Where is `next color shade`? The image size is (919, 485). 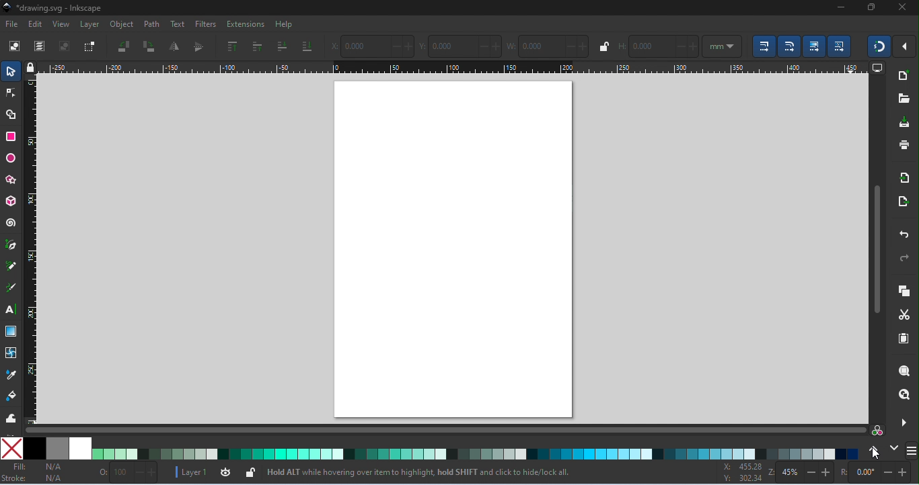 next color shade is located at coordinates (893, 447).